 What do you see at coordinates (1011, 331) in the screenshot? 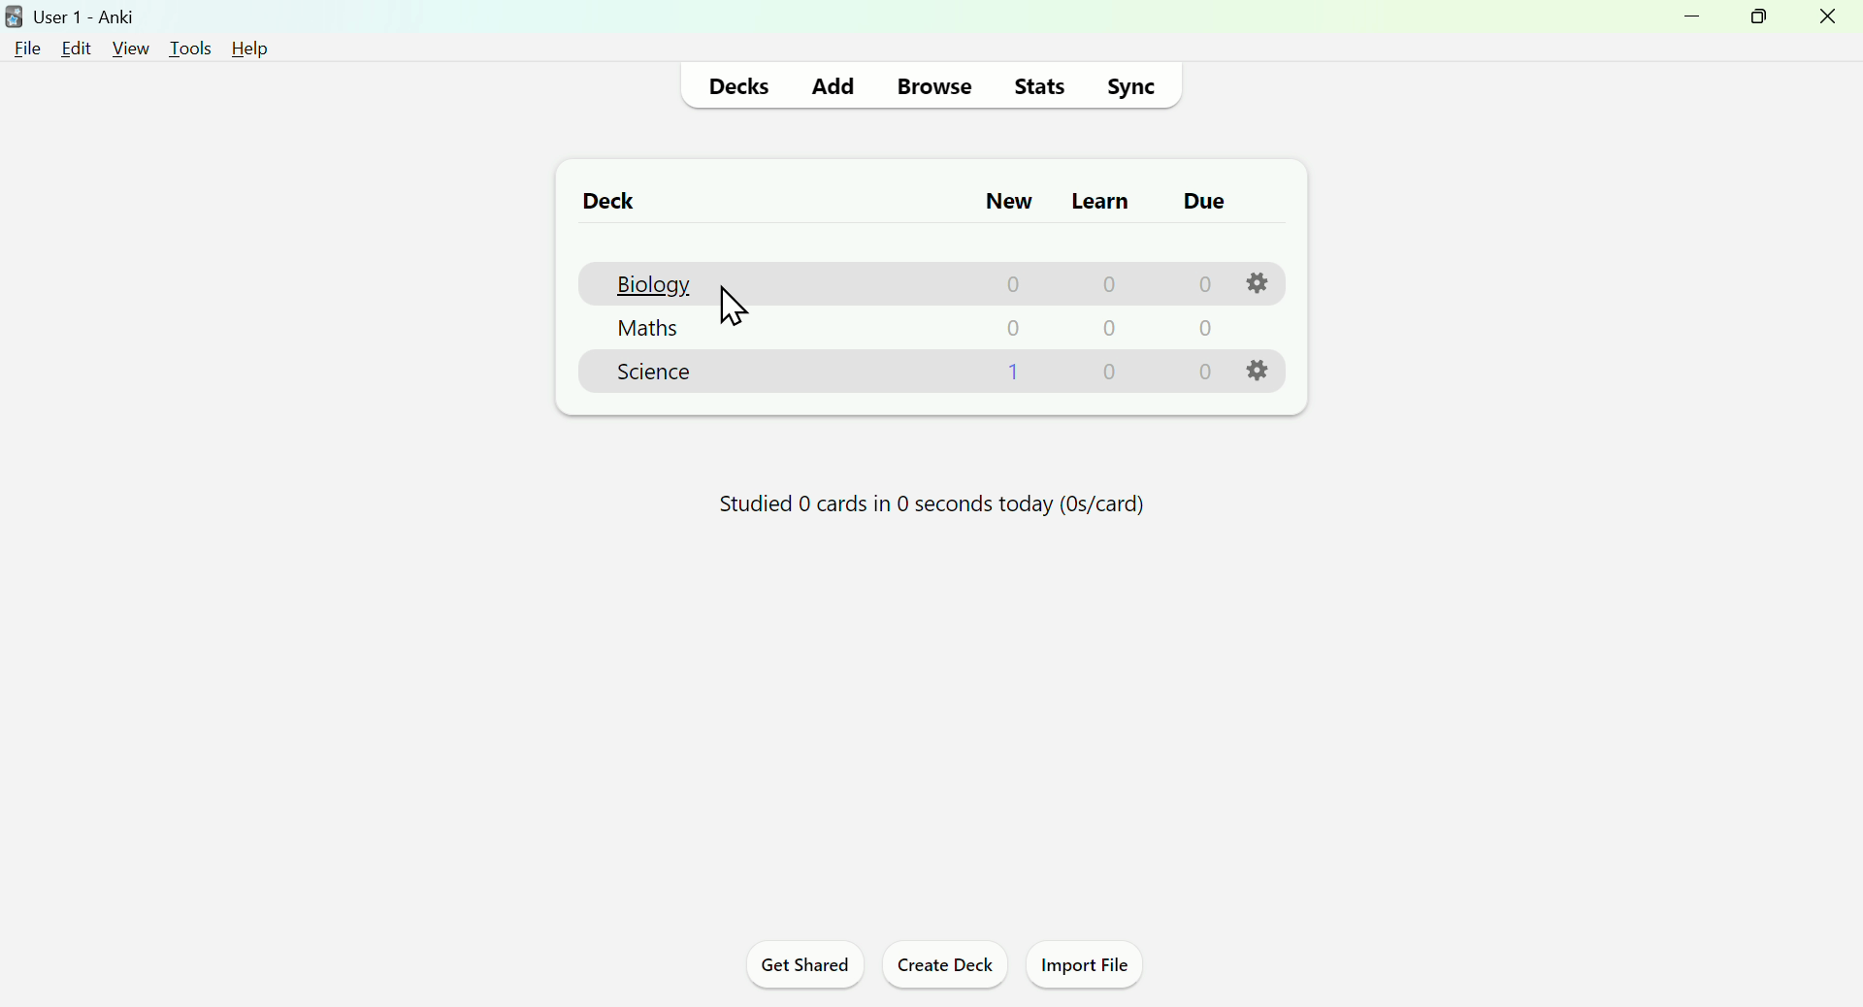
I see `0` at bounding box center [1011, 331].